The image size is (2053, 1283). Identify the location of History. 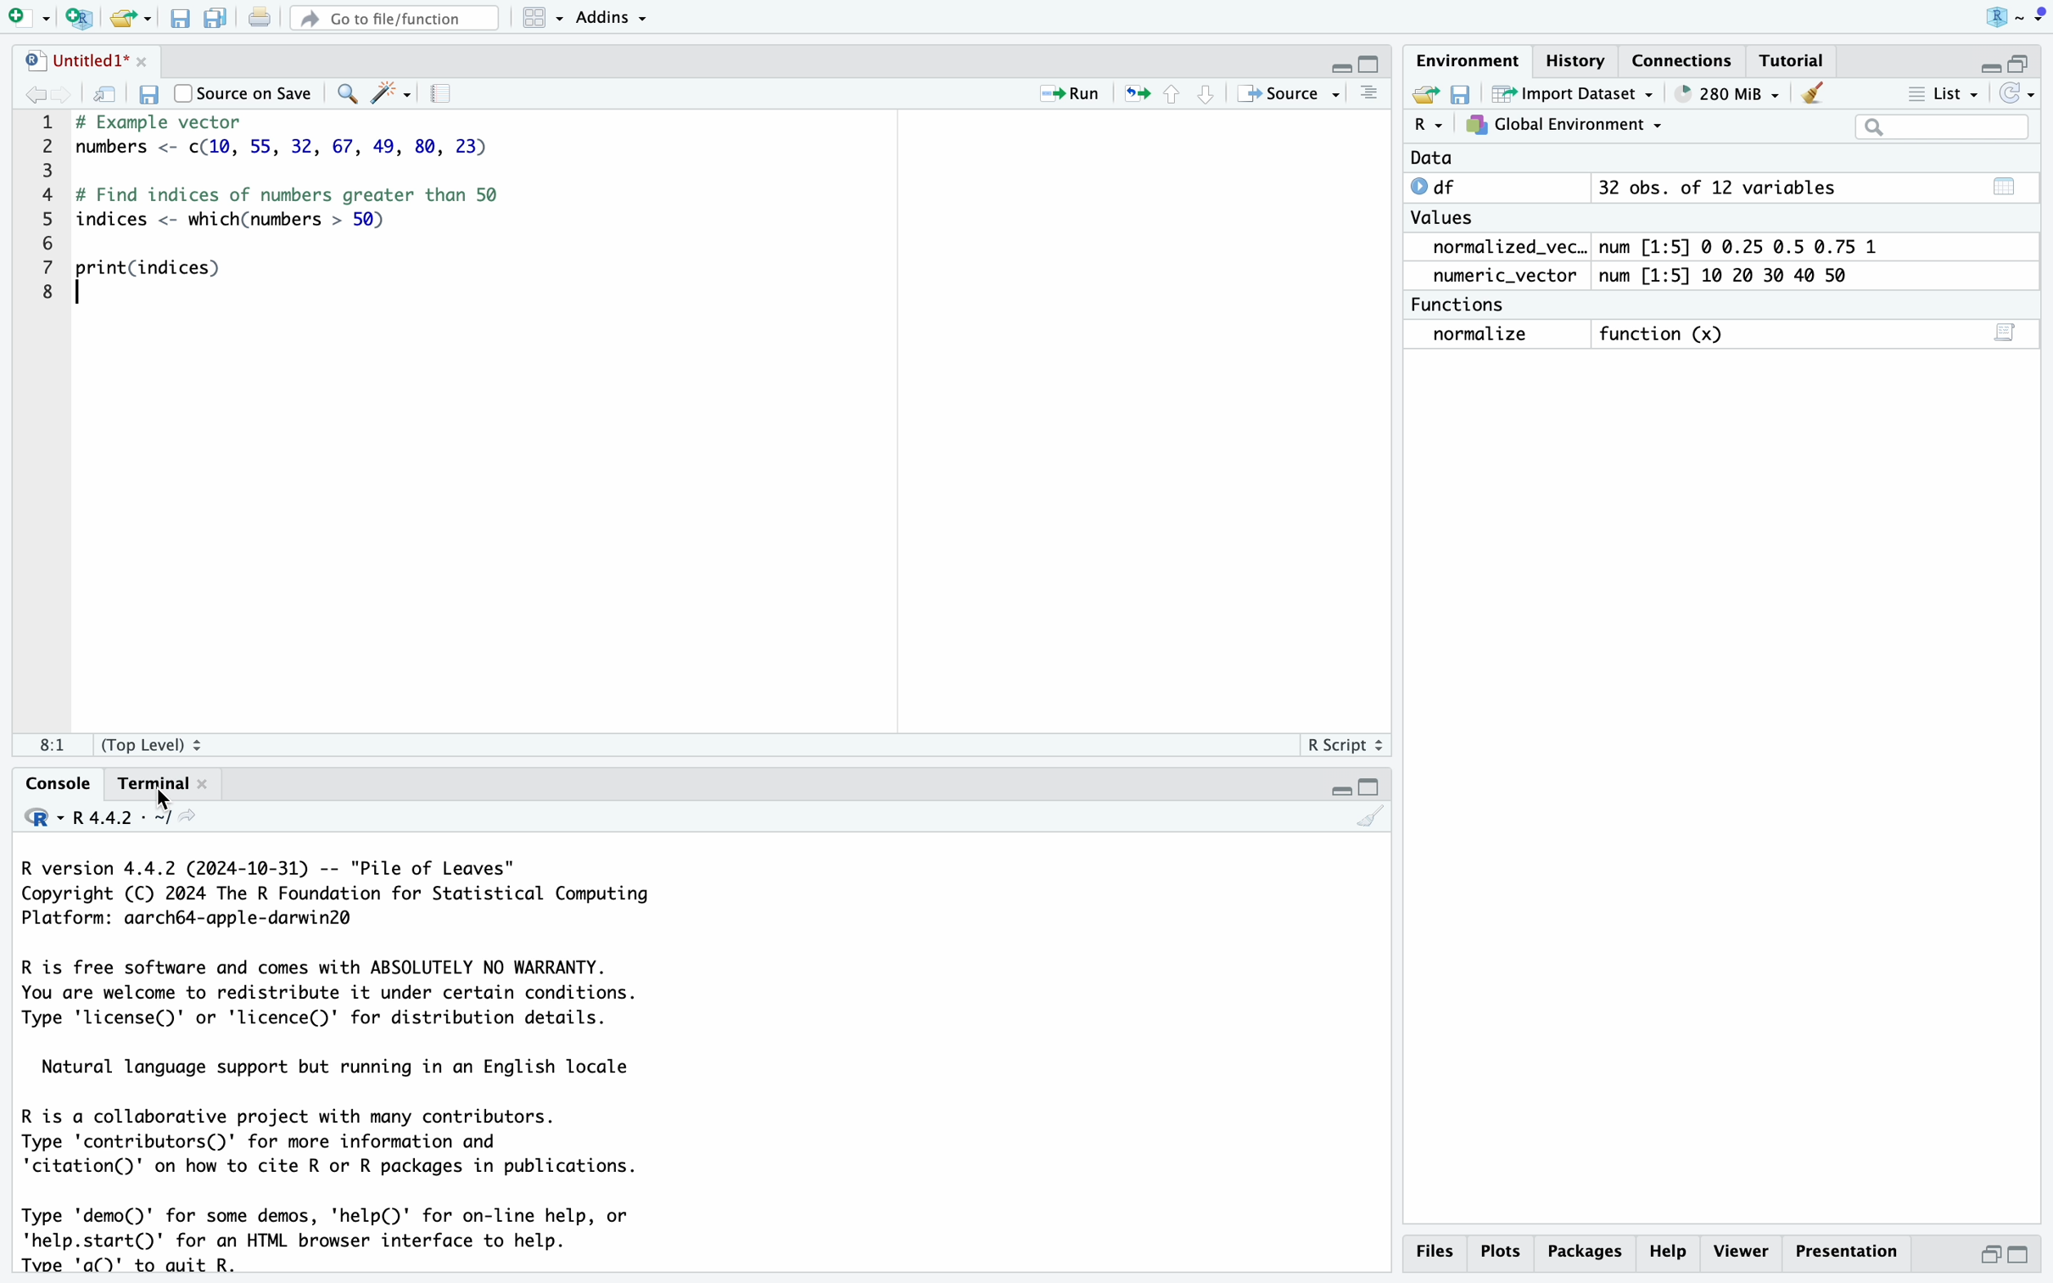
(1577, 59).